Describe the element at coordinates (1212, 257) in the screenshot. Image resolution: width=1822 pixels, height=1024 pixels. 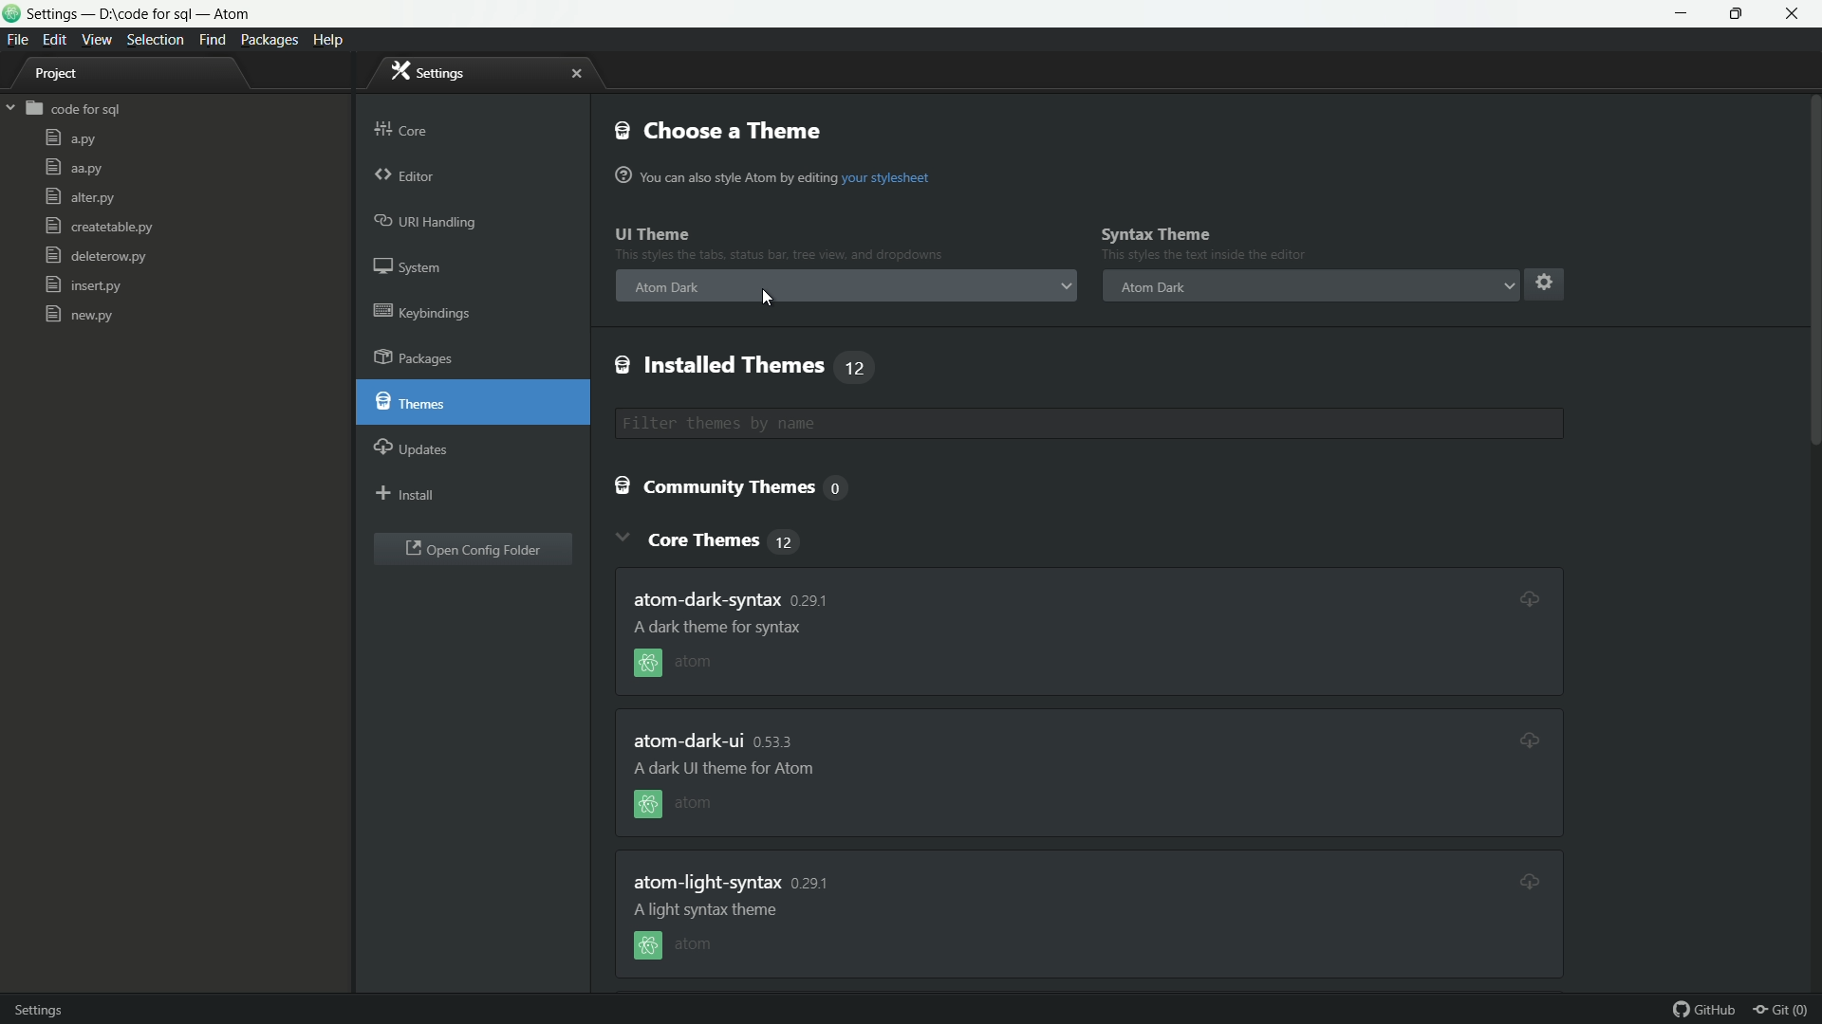
I see `this styles the text inside the editor` at that location.